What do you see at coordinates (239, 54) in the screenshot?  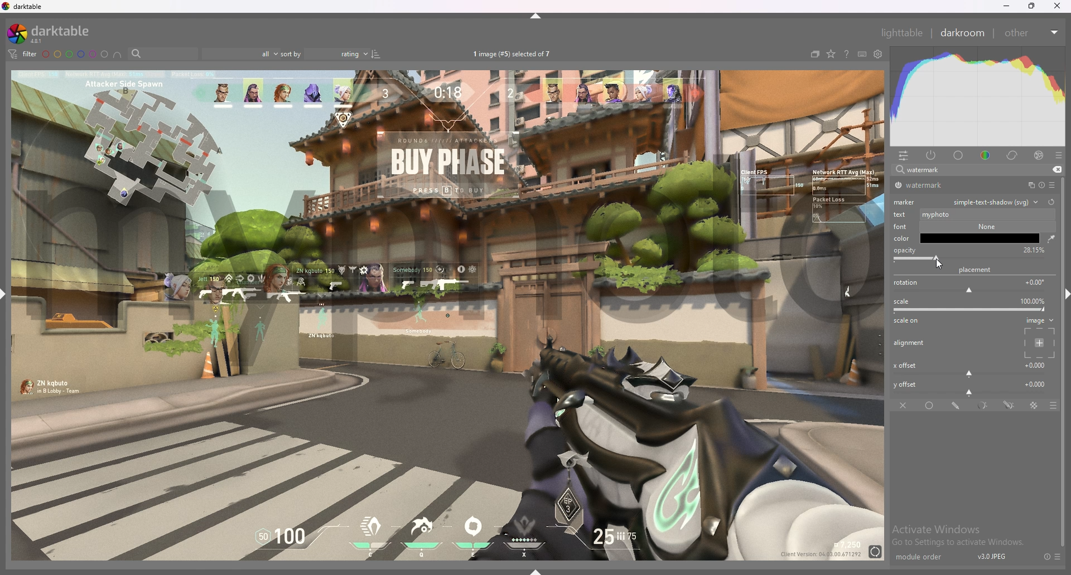 I see `filter by rating` at bounding box center [239, 54].